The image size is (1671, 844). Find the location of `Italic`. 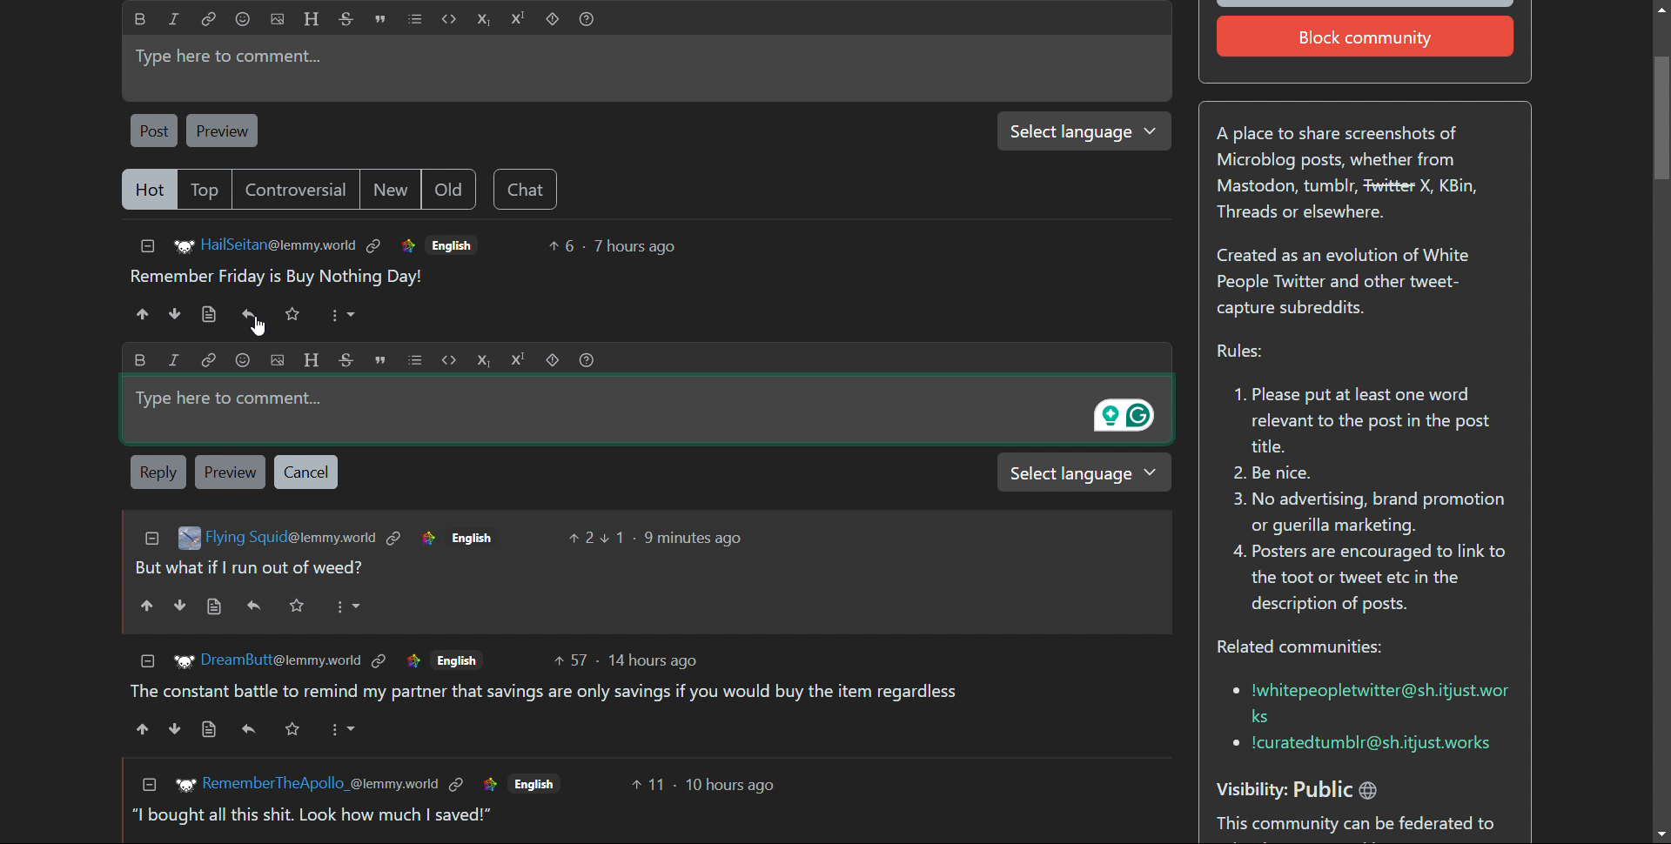

Italic is located at coordinates (176, 358).